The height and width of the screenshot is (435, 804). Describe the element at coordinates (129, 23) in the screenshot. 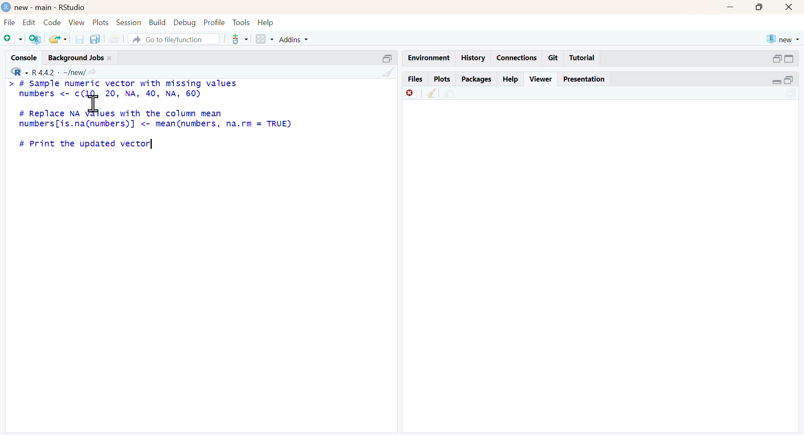

I see `session` at that location.